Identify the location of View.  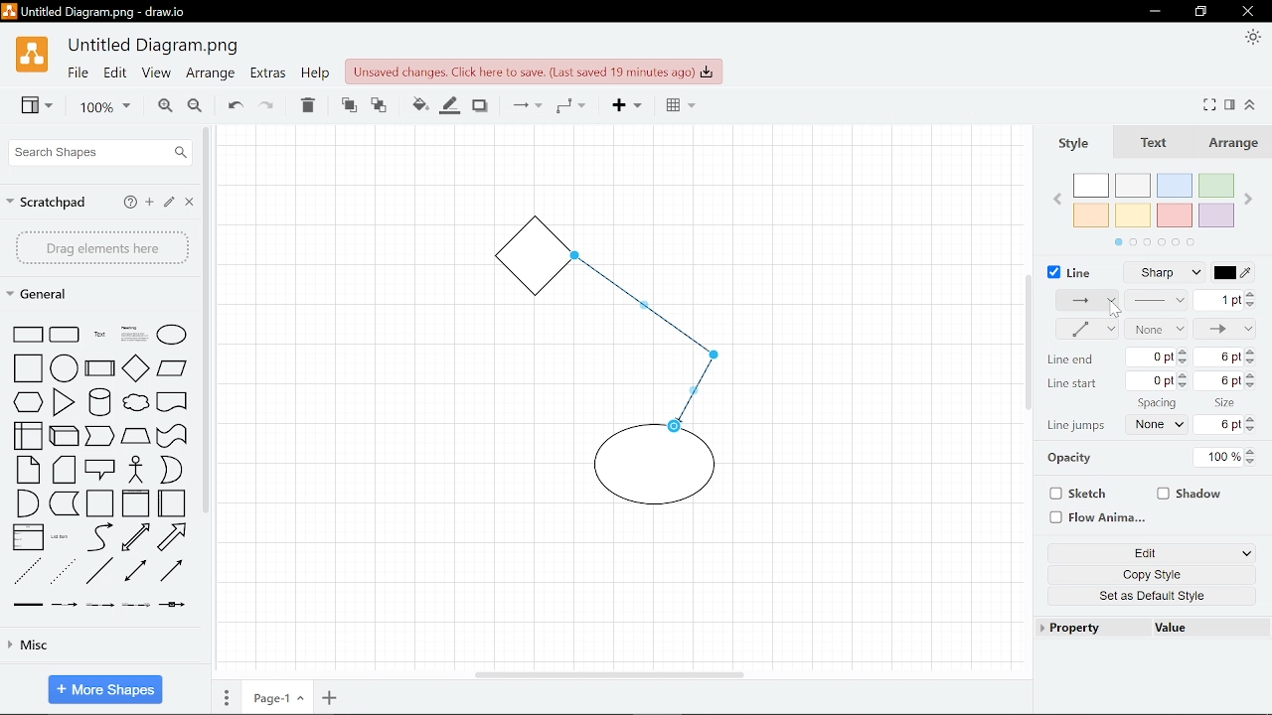
(30, 107).